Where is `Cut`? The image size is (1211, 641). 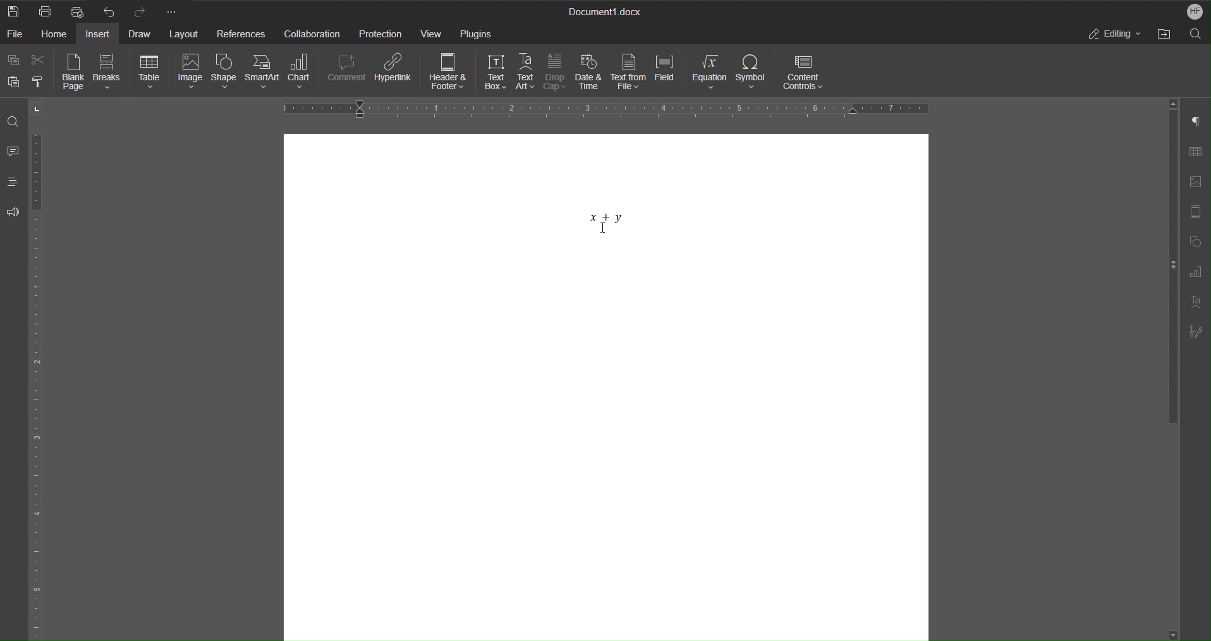 Cut is located at coordinates (39, 60).